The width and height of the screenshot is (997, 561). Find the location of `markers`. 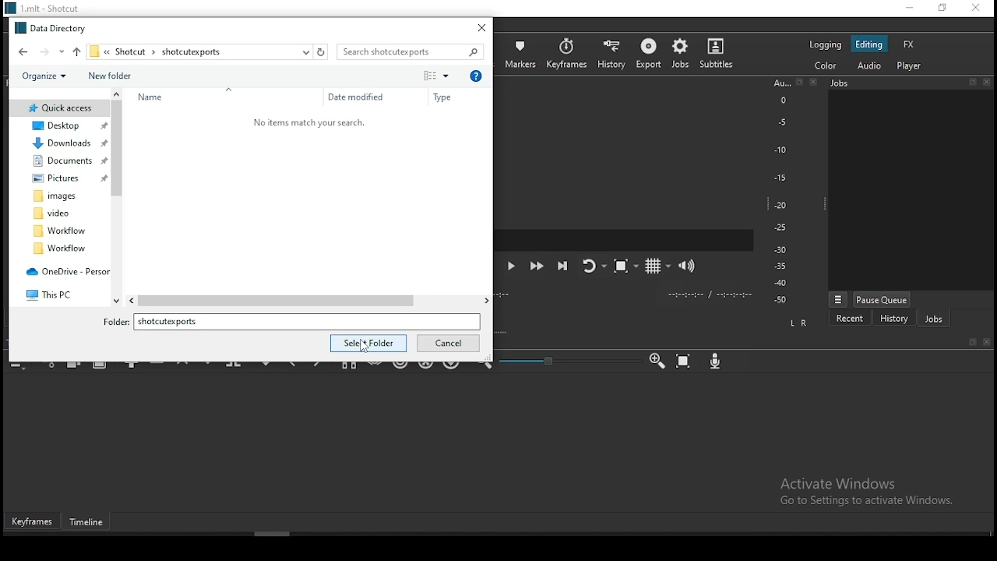

markers is located at coordinates (523, 54).